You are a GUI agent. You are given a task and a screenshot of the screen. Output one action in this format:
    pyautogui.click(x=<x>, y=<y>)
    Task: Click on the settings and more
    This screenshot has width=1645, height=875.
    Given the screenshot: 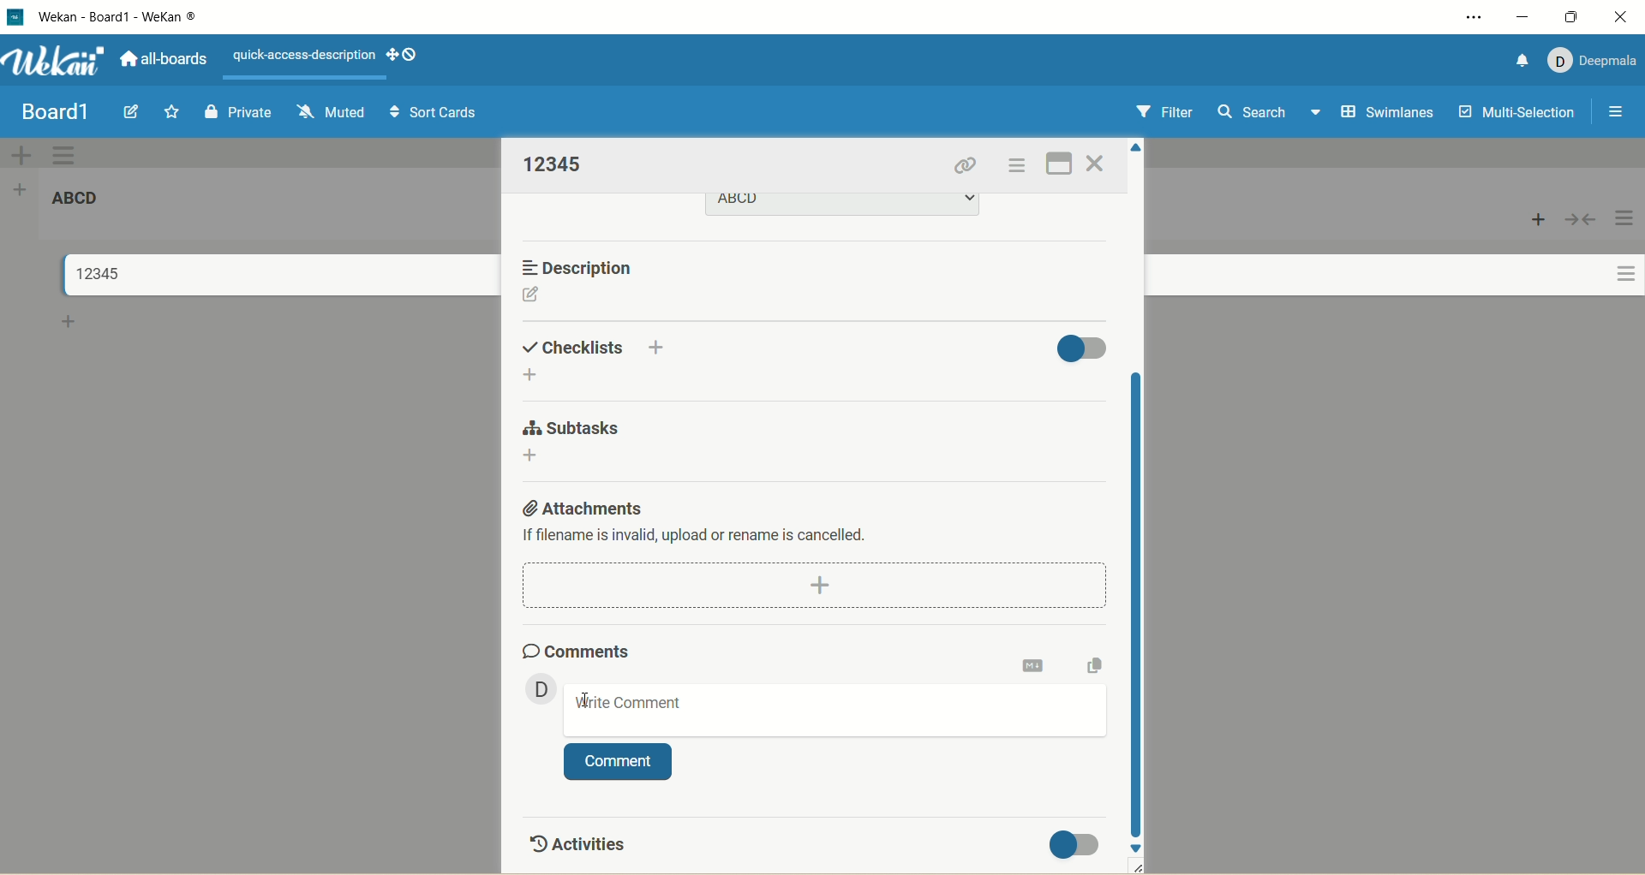 What is the action you would take?
    pyautogui.click(x=1479, y=18)
    